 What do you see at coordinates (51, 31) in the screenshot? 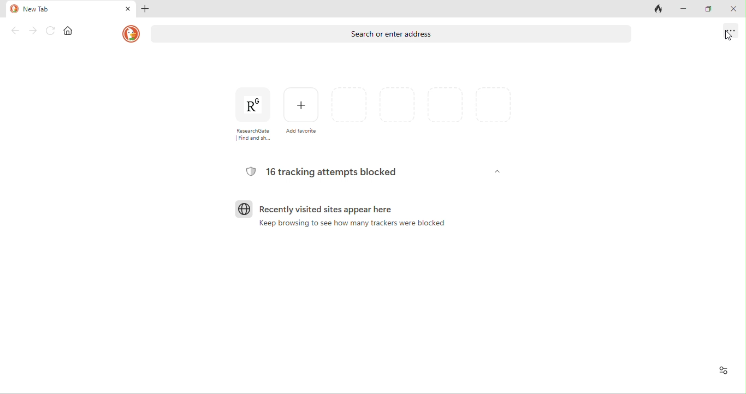
I see `reload` at bounding box center [51, 31].